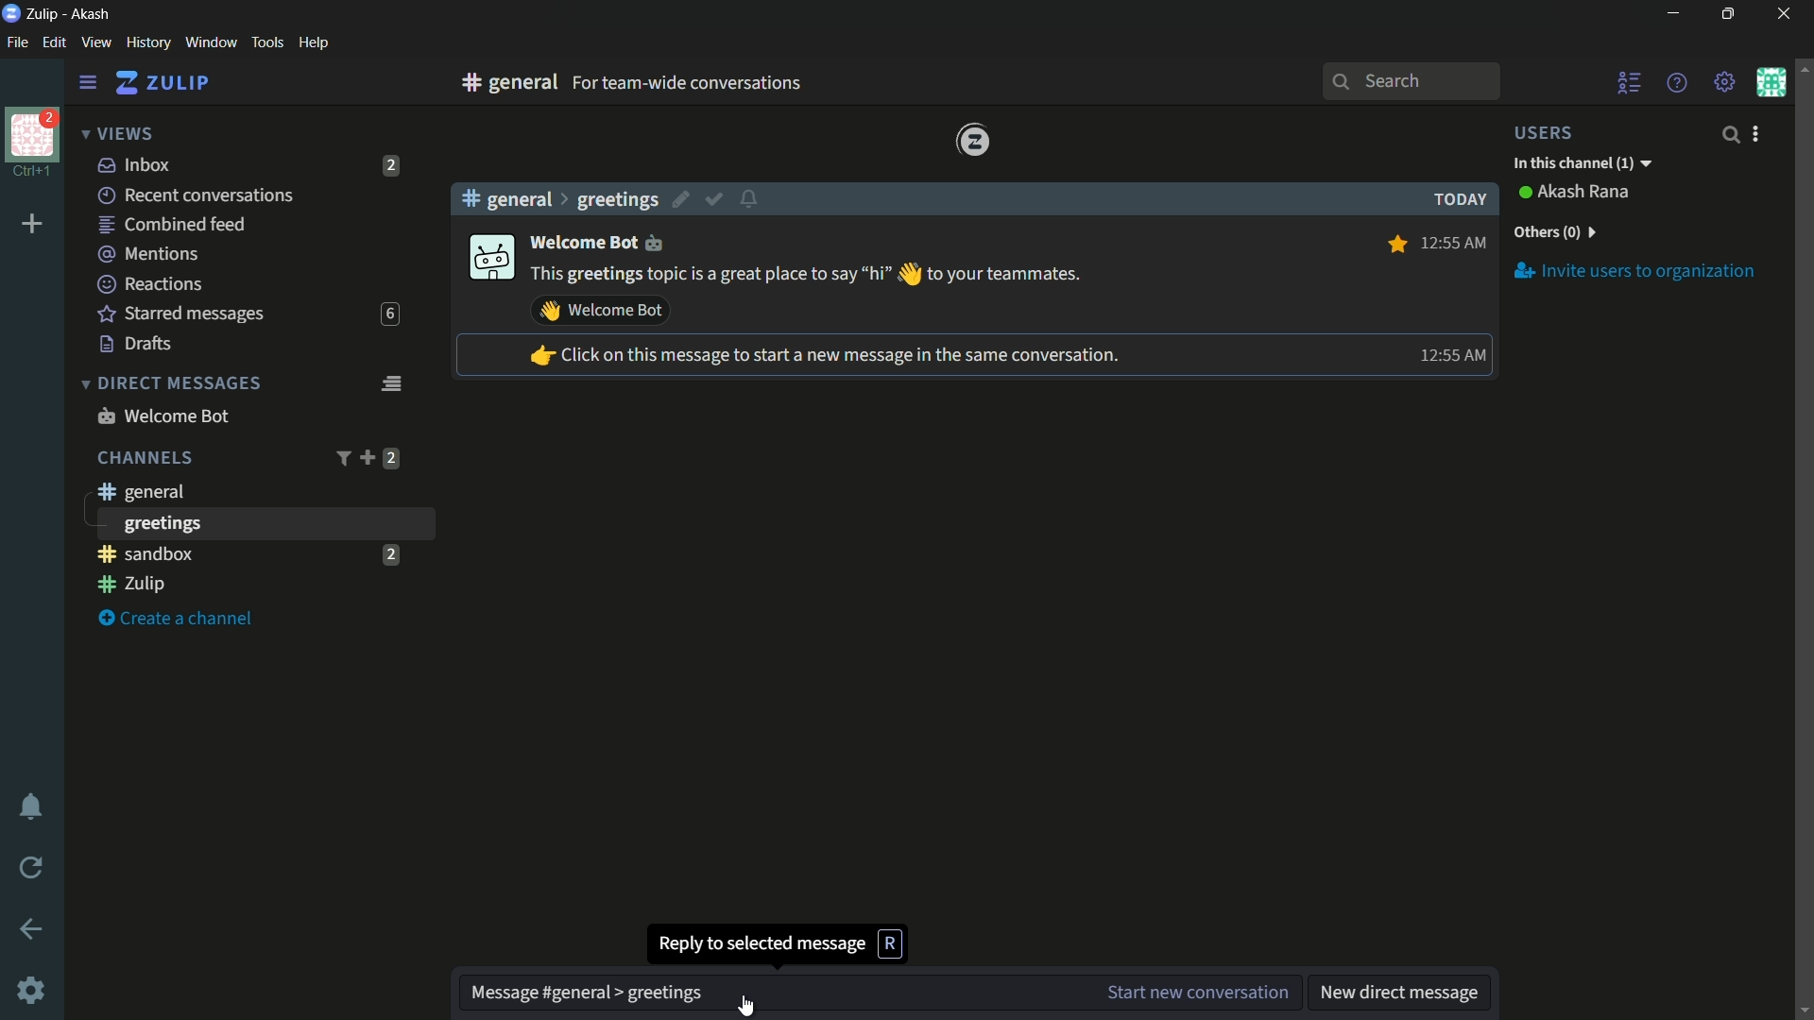 The image size is (1814, 1020). What do you see at coordinates (33, 225) in the screenshot?
I see `add organization` at bounding box center [33, 225].